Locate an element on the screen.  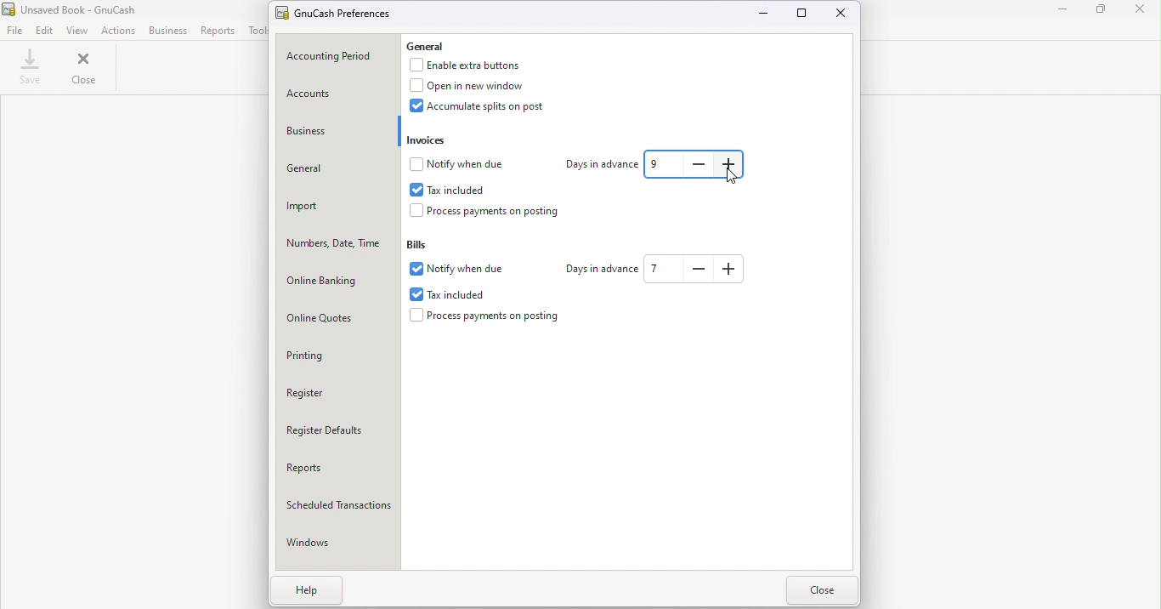
how many days in the future to warn about invoices coming due is located at coordinates (701, 164).